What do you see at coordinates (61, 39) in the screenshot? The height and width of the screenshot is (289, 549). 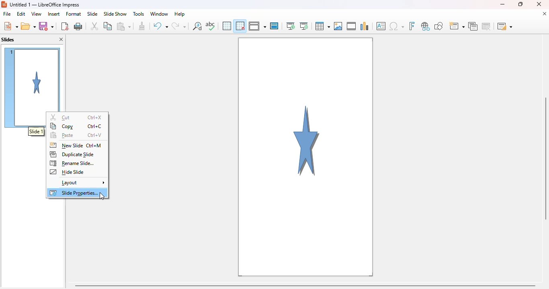 I see `close pane` at bounding box center [61, 39].